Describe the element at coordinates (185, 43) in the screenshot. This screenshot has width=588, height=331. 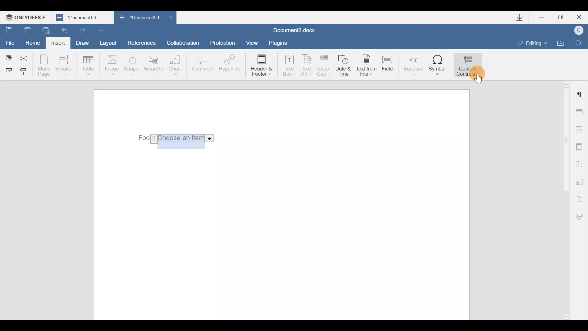
I see `Collaboration` at that location.